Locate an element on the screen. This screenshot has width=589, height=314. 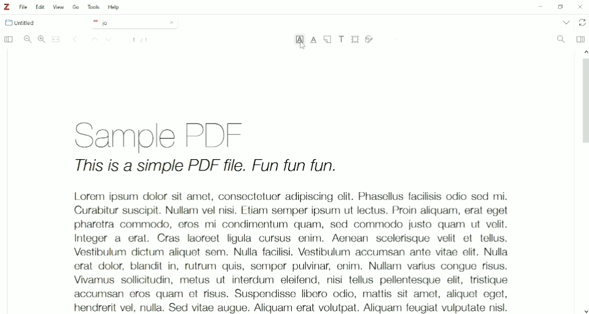
Up is located at coordinates (93, 40).